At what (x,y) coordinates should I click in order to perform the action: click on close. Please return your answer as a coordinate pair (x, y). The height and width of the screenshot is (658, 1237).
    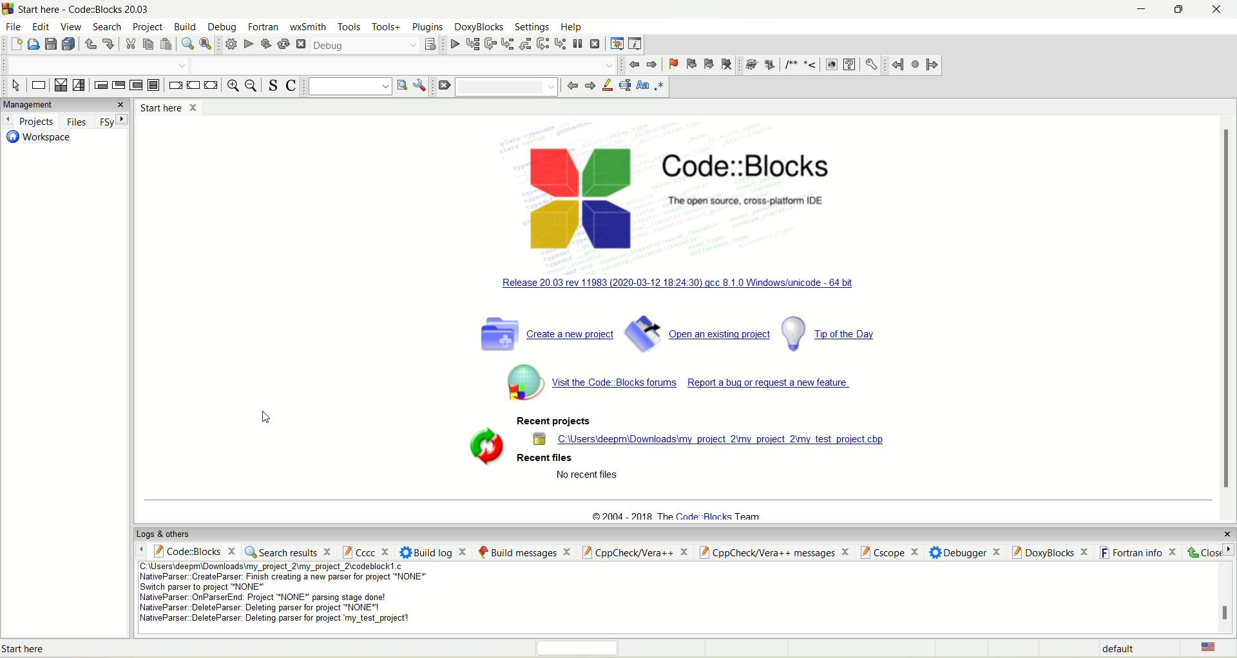
    Looking at the image, I should click on (1224, 531).